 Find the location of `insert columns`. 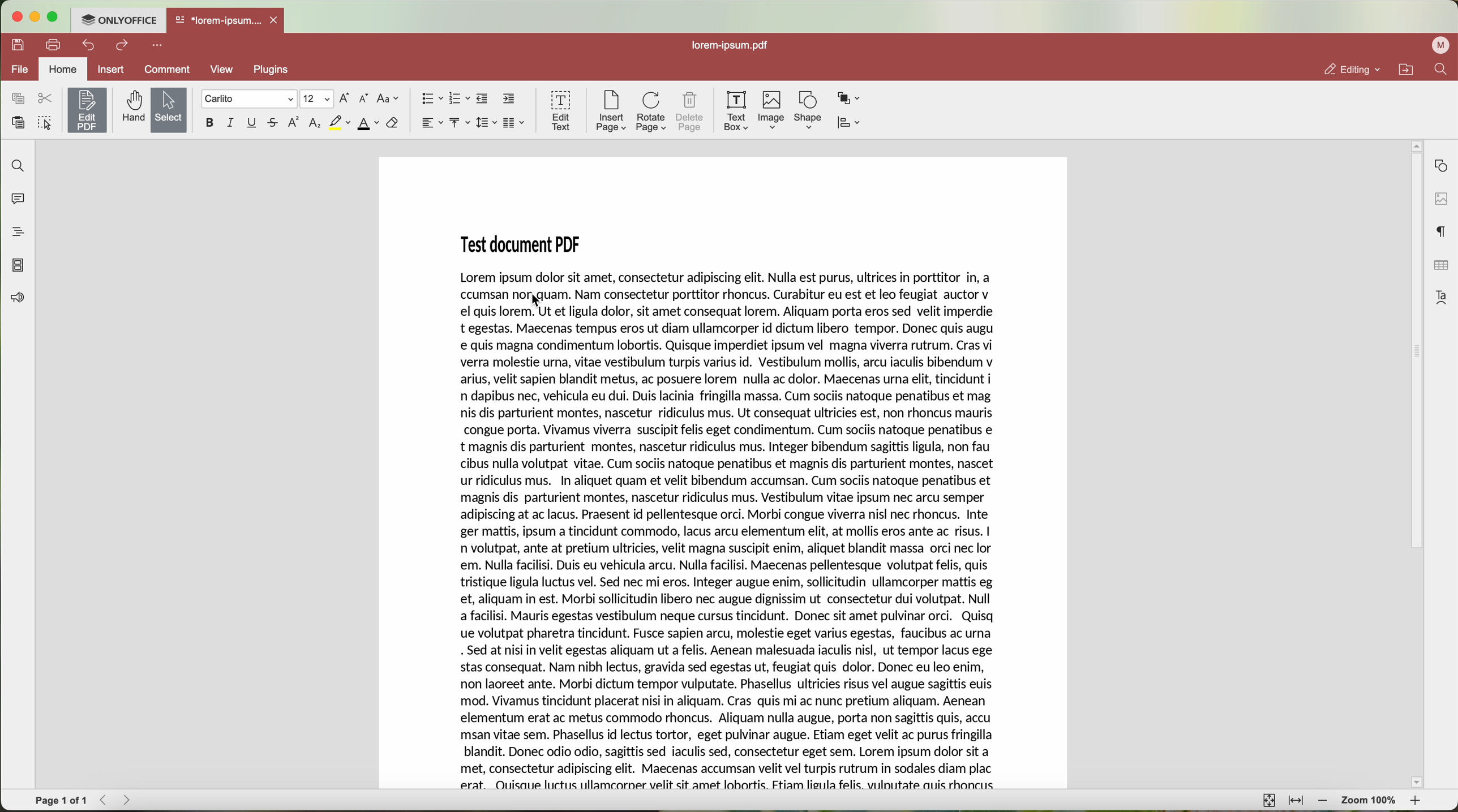

insert columns is located at coordinates (513, 123).